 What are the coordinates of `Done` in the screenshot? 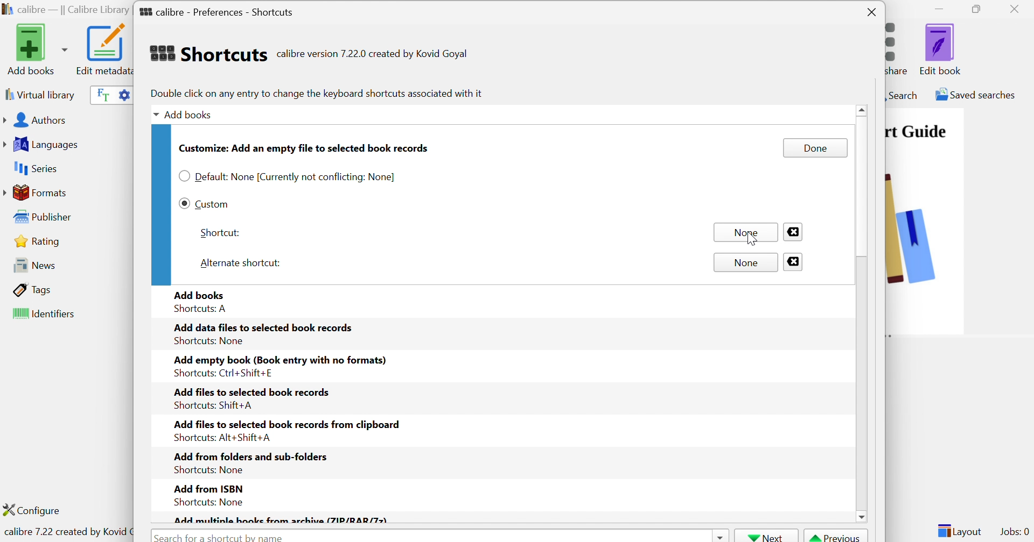 It's located at (815, 148).